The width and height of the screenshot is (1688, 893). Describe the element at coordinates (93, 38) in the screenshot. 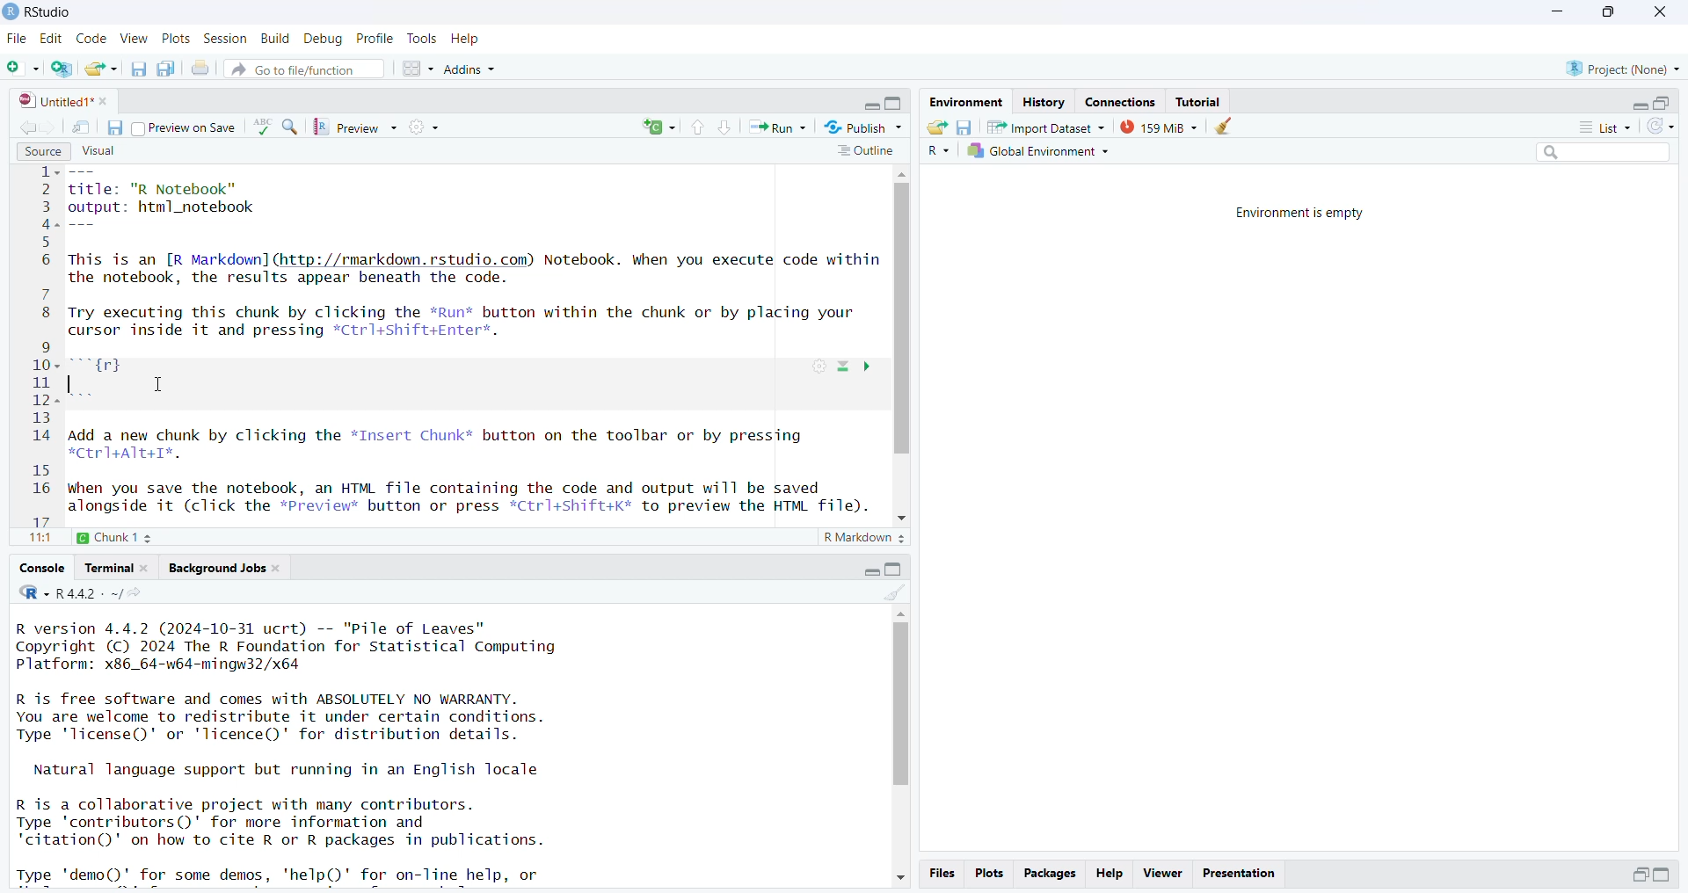

I see `code` at that location.